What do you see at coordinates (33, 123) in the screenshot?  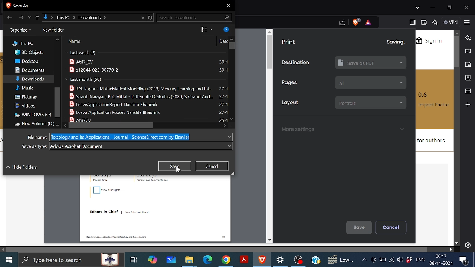 I see `New volume (D:)` at bounding box center [33, 123].